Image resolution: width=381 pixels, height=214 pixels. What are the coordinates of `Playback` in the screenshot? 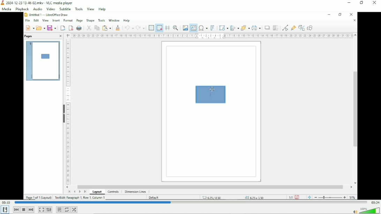 It's located at (22, 9).